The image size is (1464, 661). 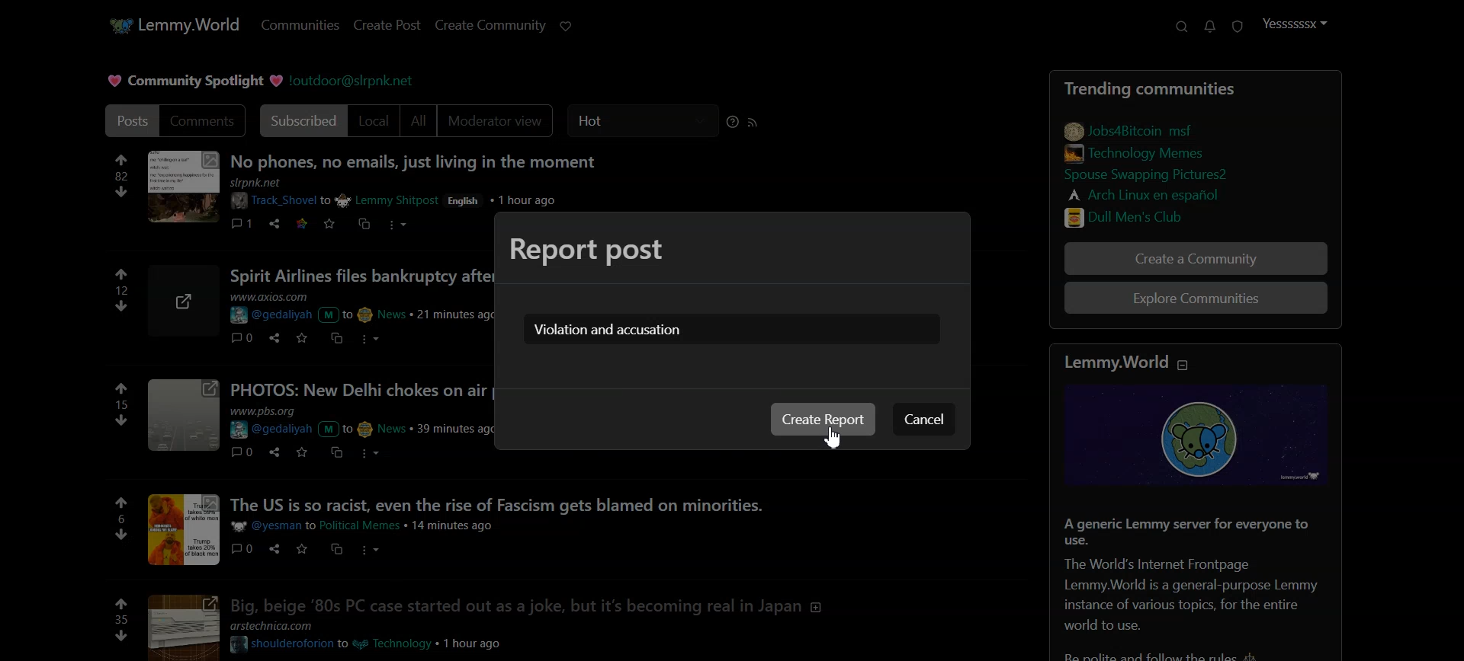 What do you see at coordinates (187, 301) in the screenshot?
I see `image` at bounding box center [187, 301].